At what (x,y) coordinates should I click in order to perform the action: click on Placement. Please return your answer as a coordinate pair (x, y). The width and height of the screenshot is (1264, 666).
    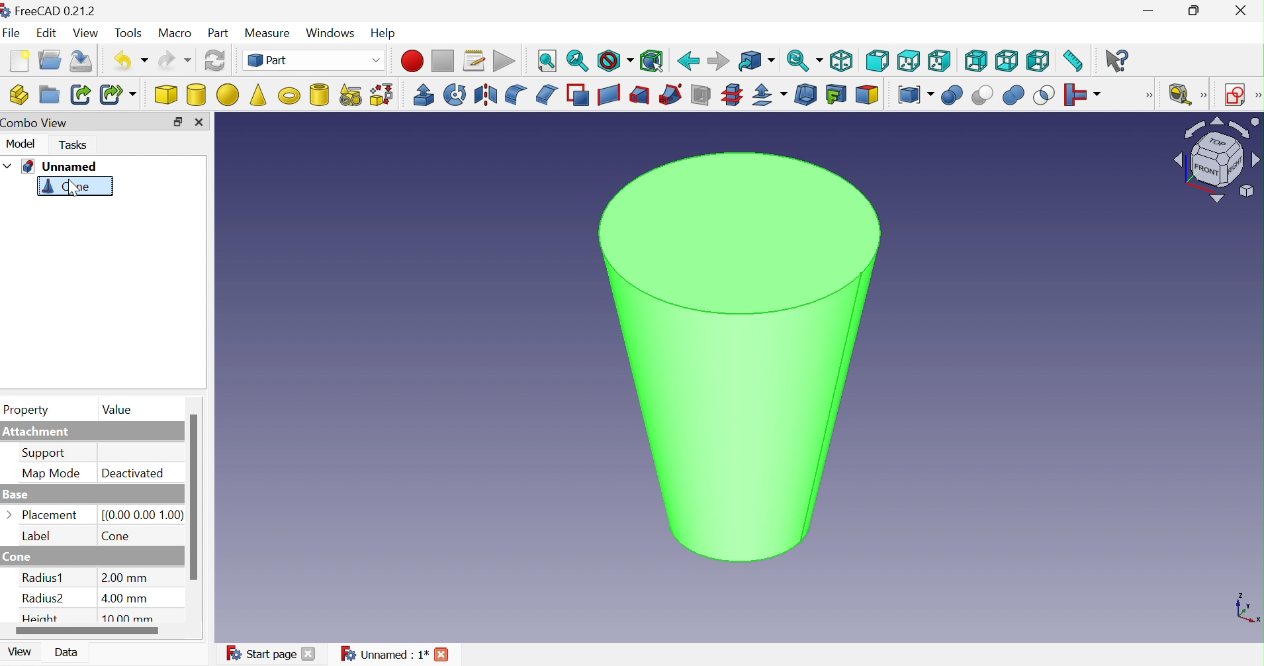
    Looking at the image, I should click on (52, 514).